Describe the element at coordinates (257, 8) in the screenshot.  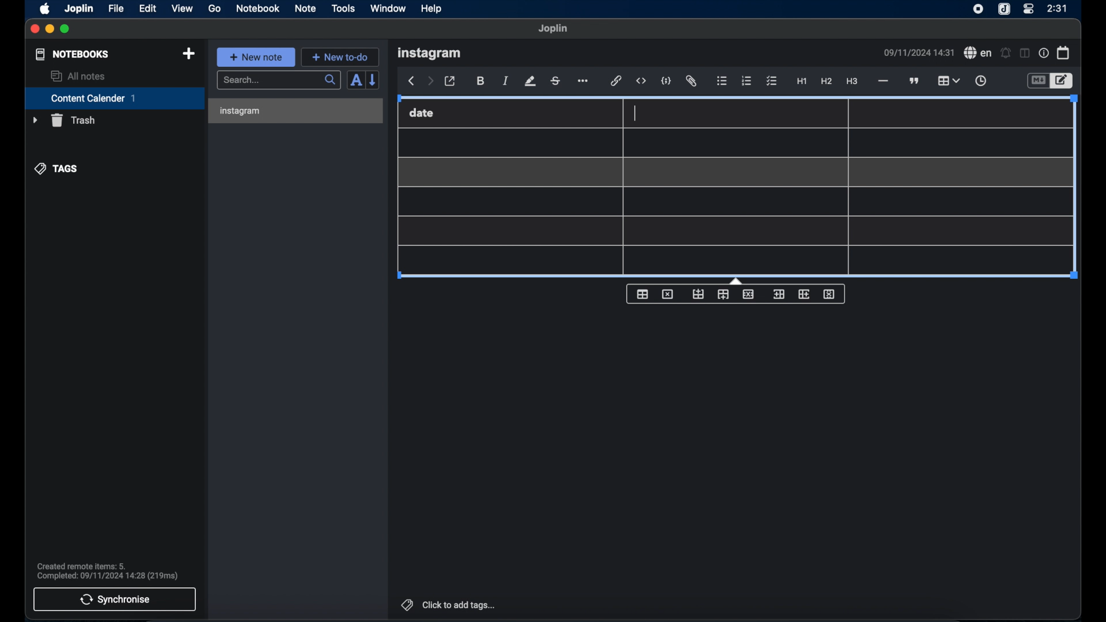
I see `notebook` at that location.